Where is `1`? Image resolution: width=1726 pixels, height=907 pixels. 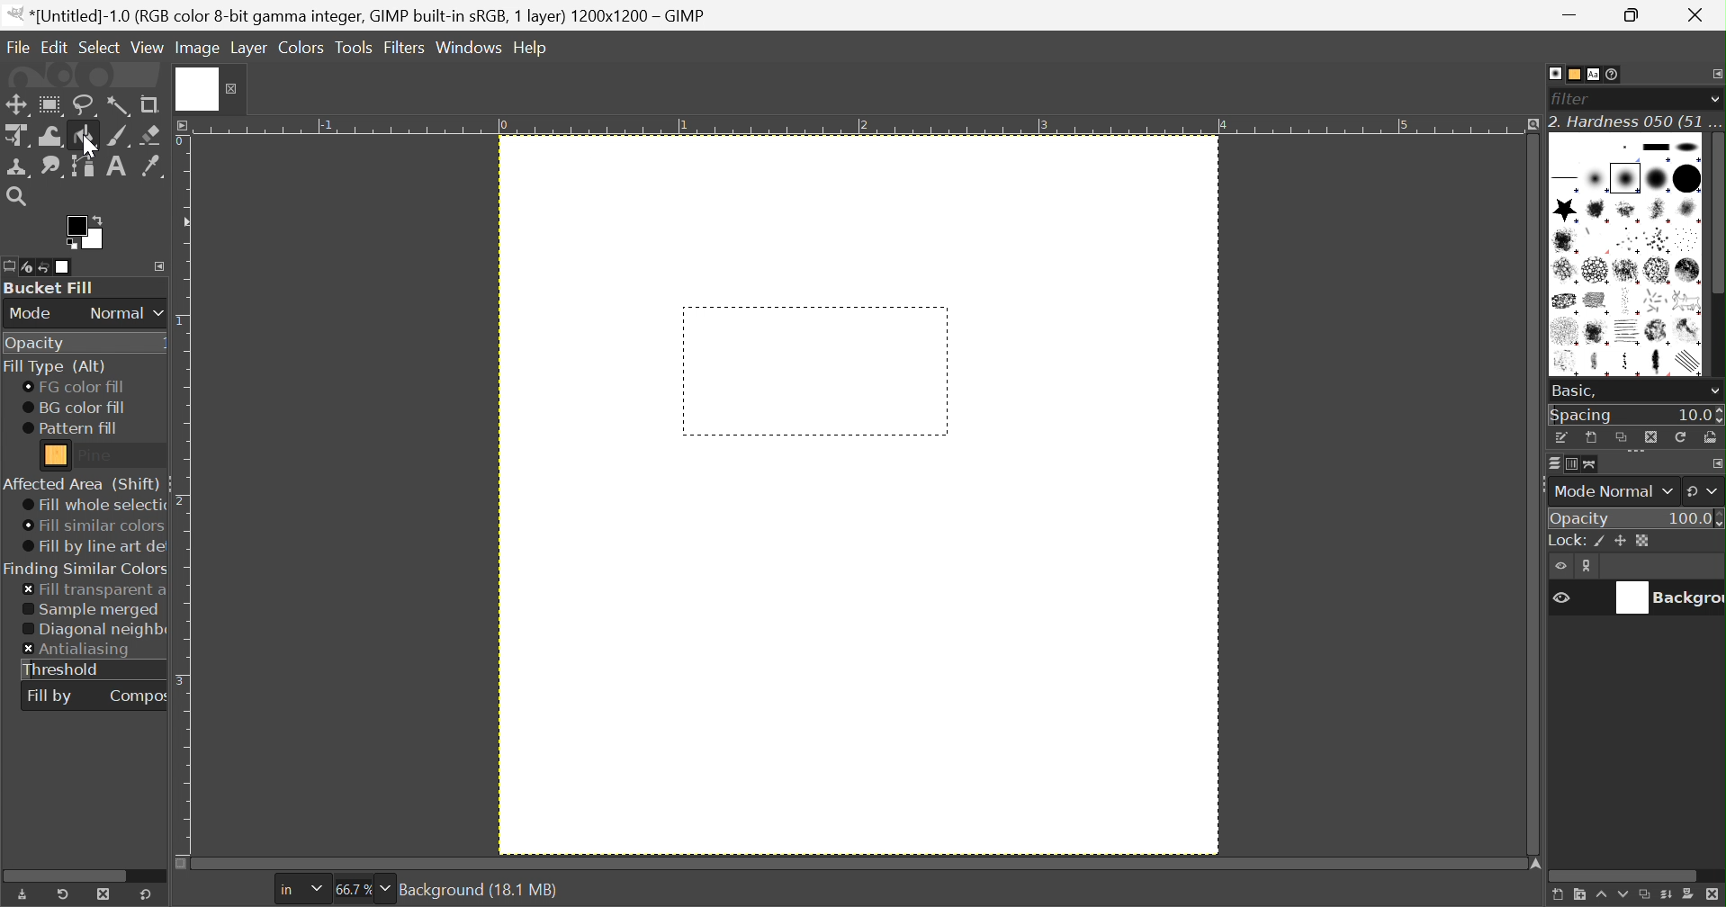 1 is located at coordinates (684, 125).